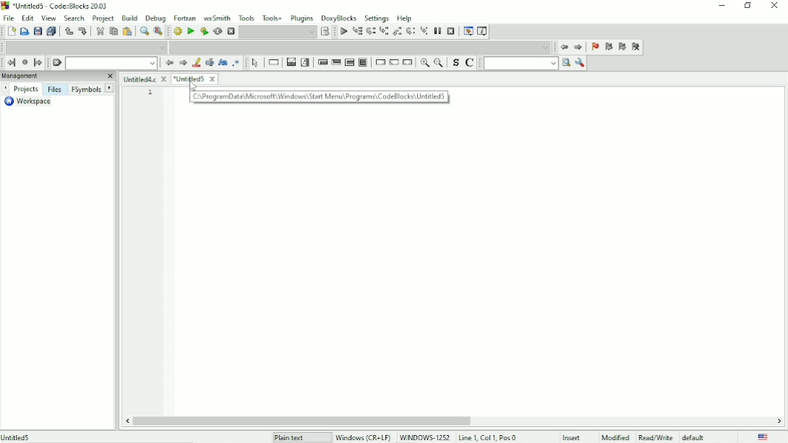  Describe the element at coordinates (395, 438) in the screenshot. I see `Windows` at that location.